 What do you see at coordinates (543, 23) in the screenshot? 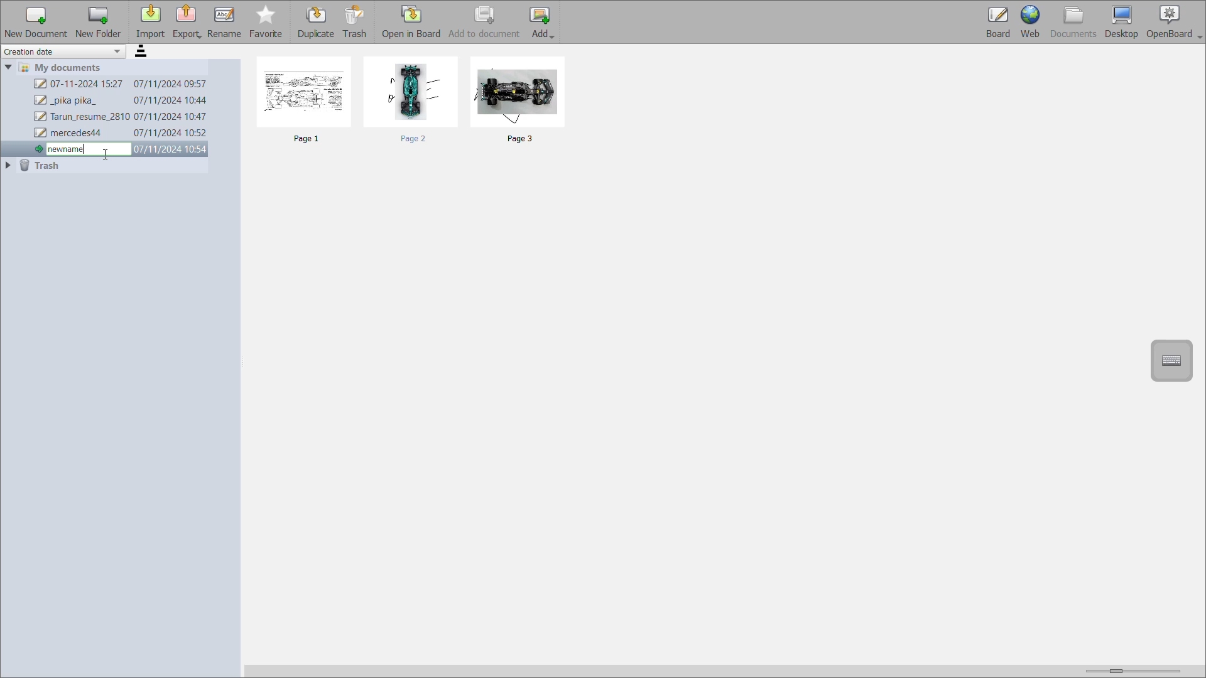
I see `add` at bounding box center [543, 23].